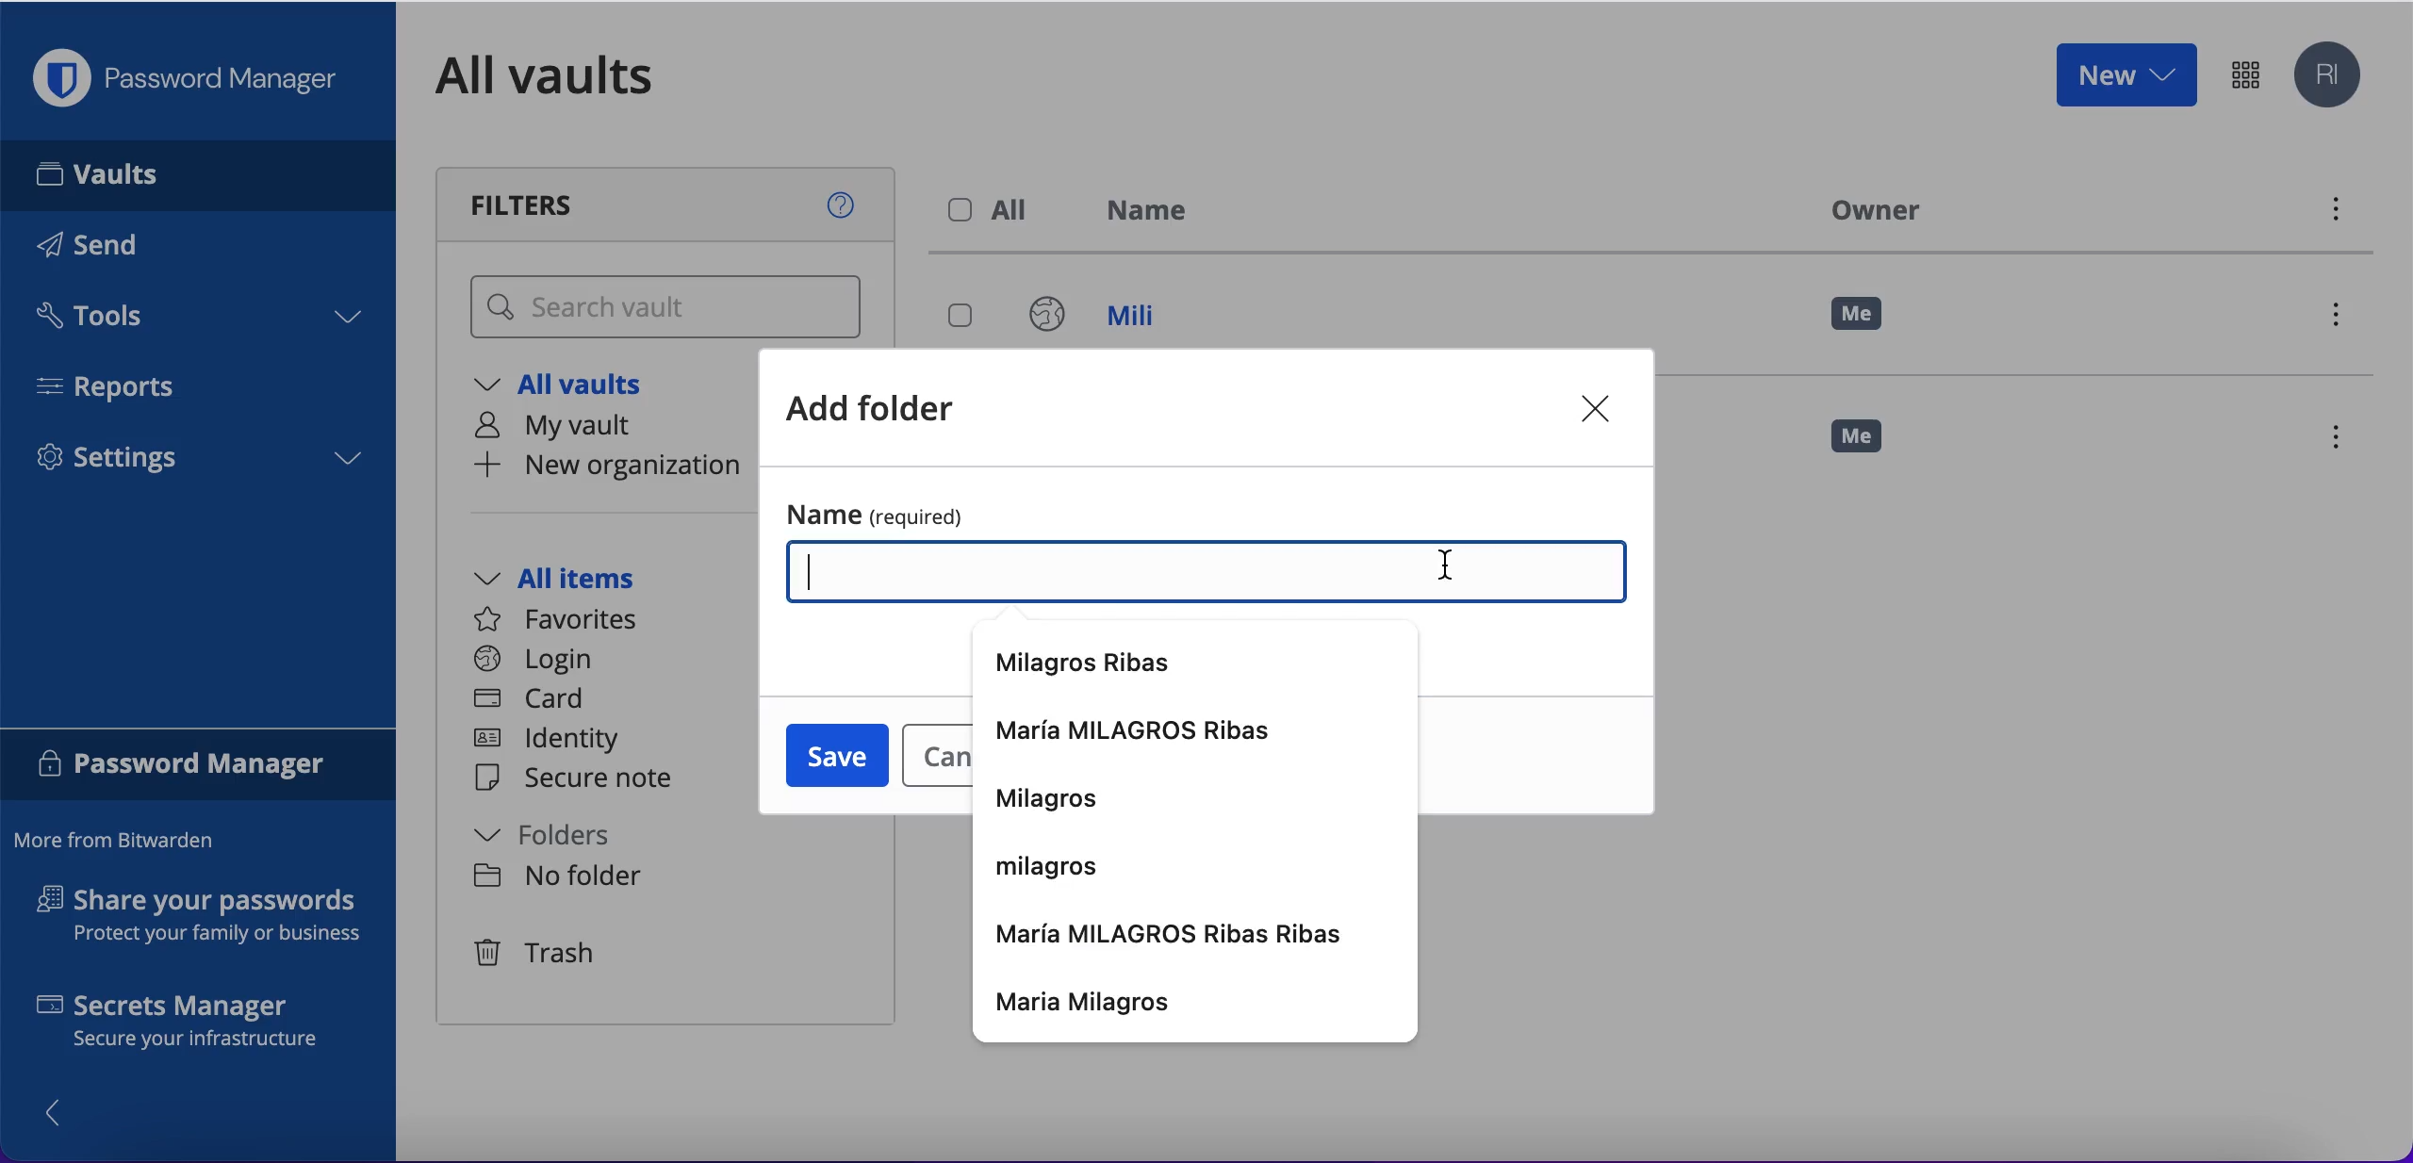 Image resolution: width=2413 pixels, height=1163 pixels. I want to click on select login mili, so click(962, 318).